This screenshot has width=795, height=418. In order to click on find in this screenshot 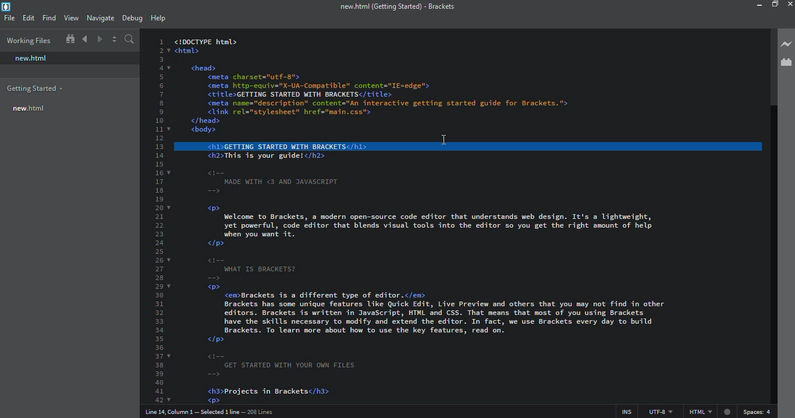, I will do `click(49, 18)`.